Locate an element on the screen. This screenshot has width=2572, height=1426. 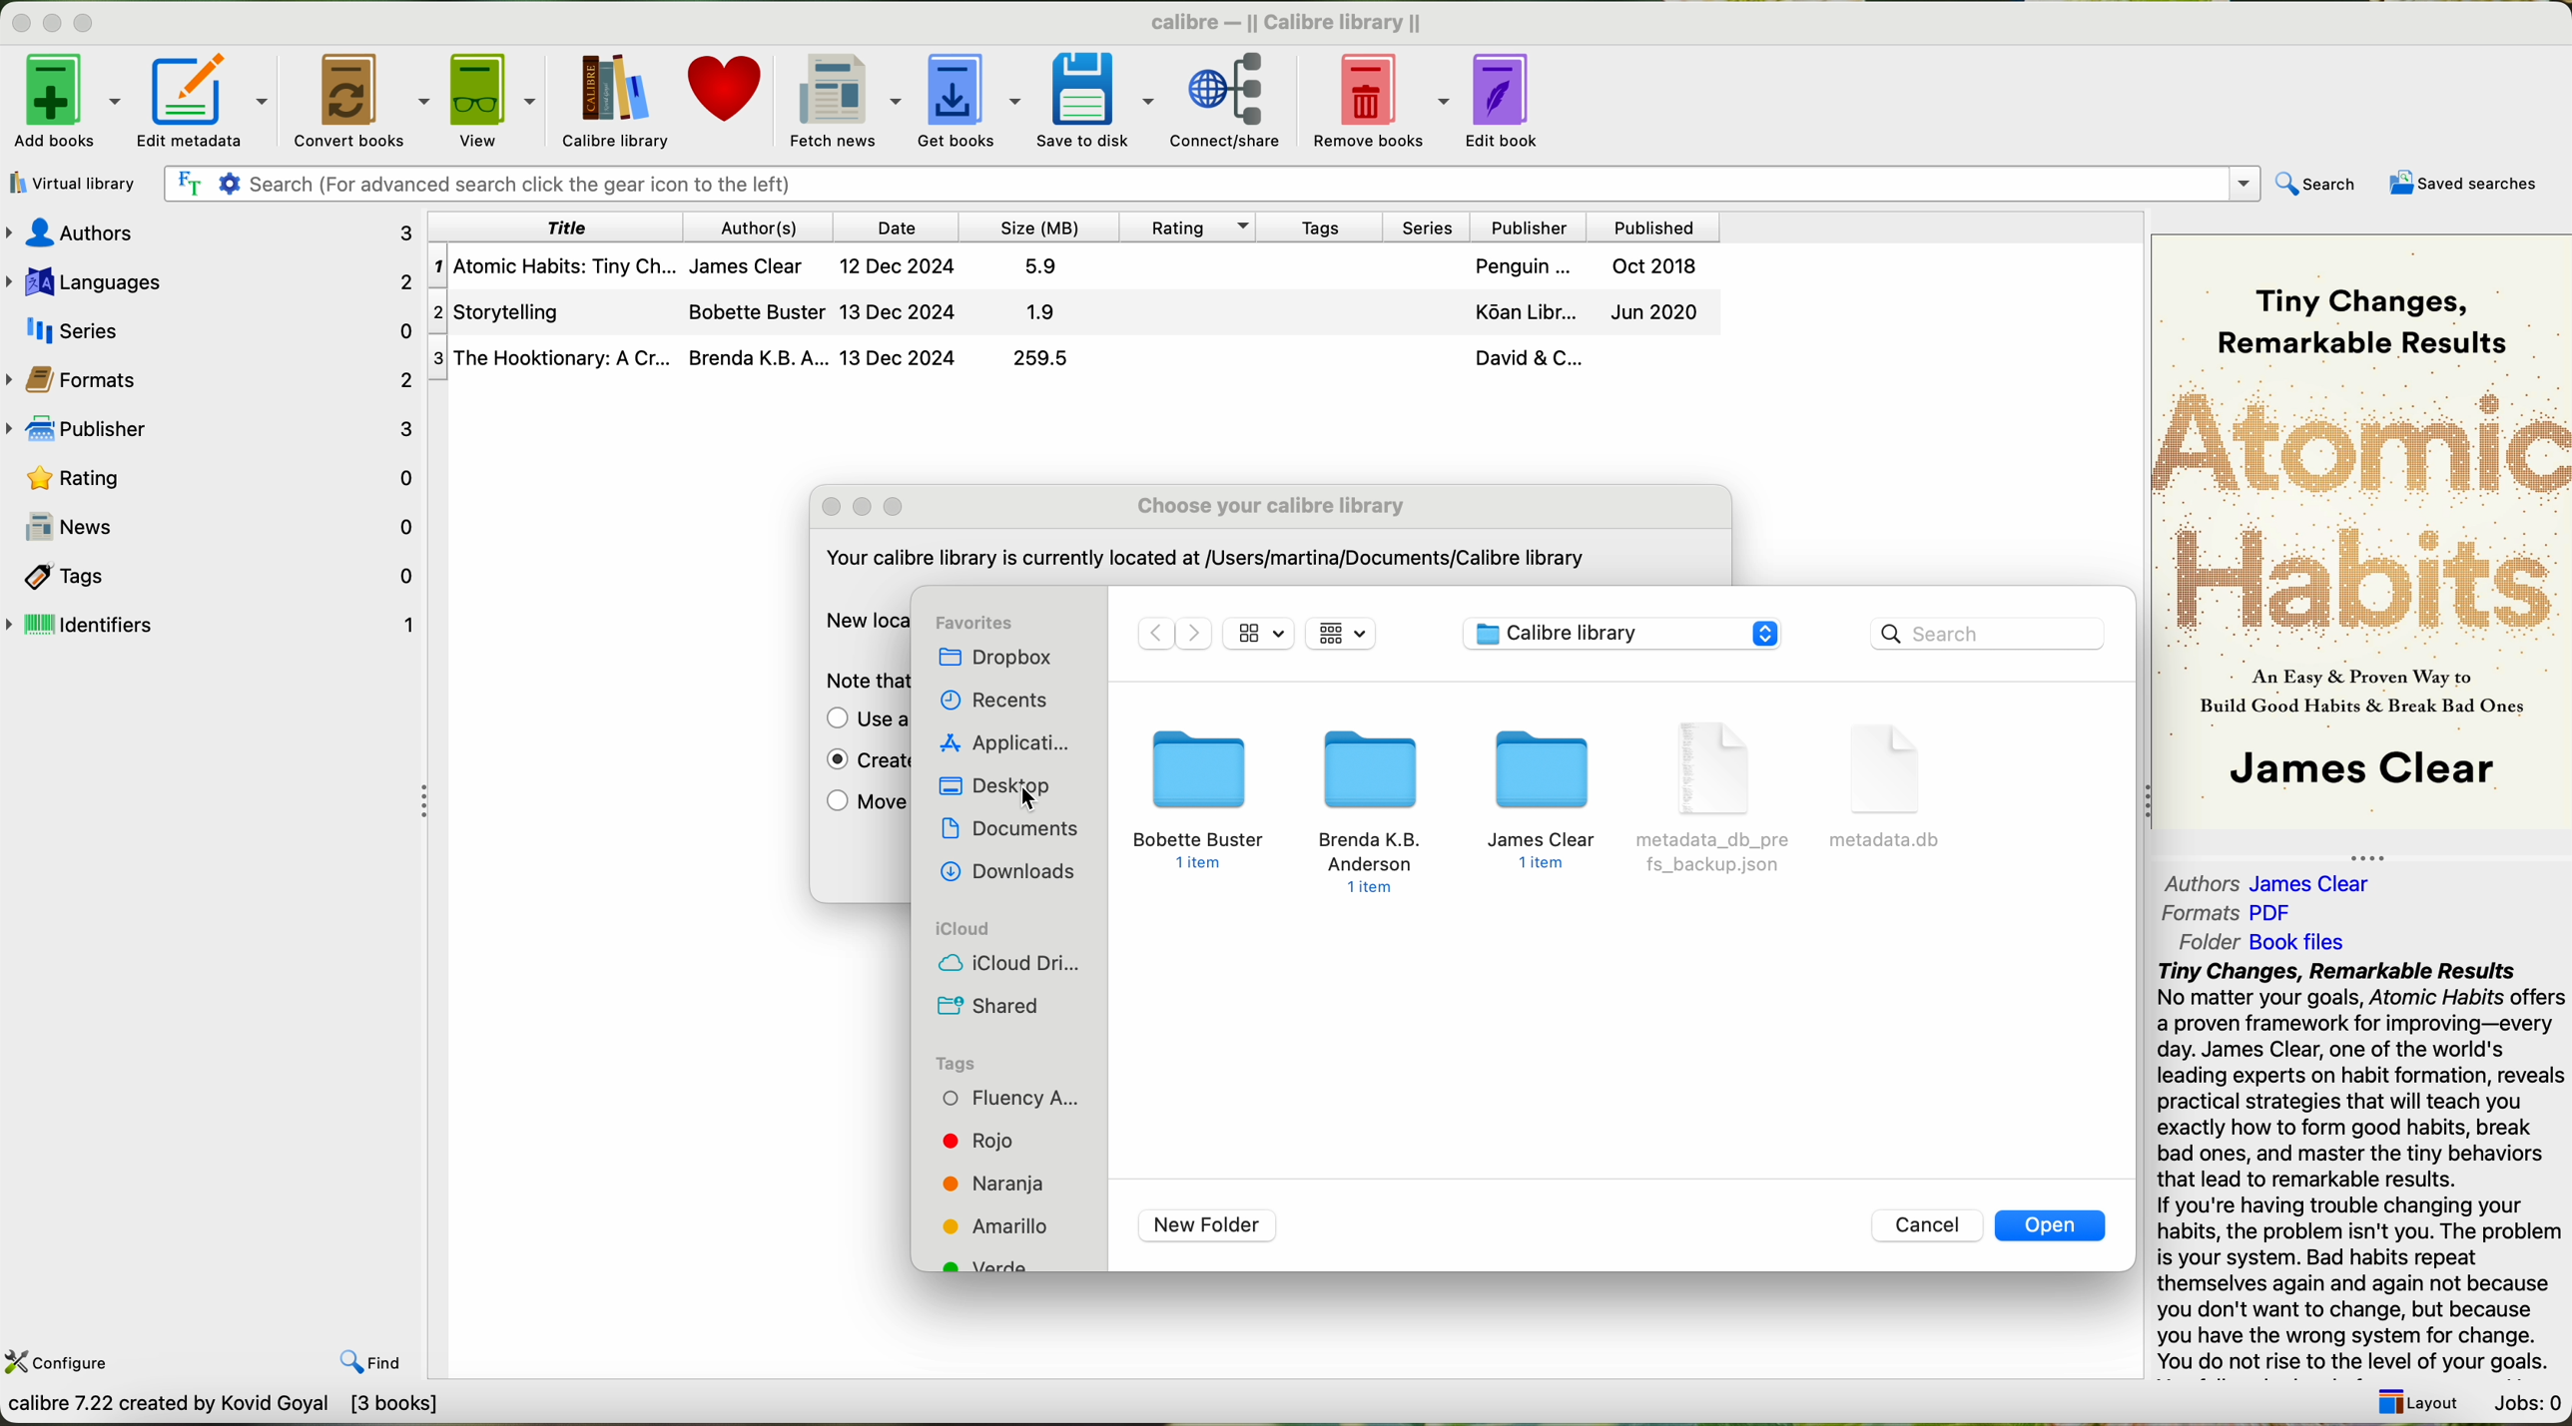
yellow is located at coordinates (998, 1224).